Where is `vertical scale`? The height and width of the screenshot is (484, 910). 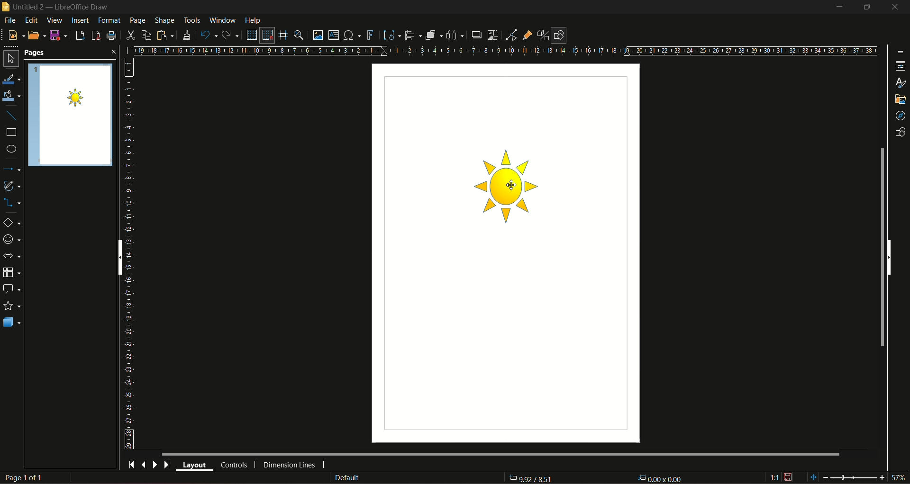 vertical scale is located at coordinates (130, 253).